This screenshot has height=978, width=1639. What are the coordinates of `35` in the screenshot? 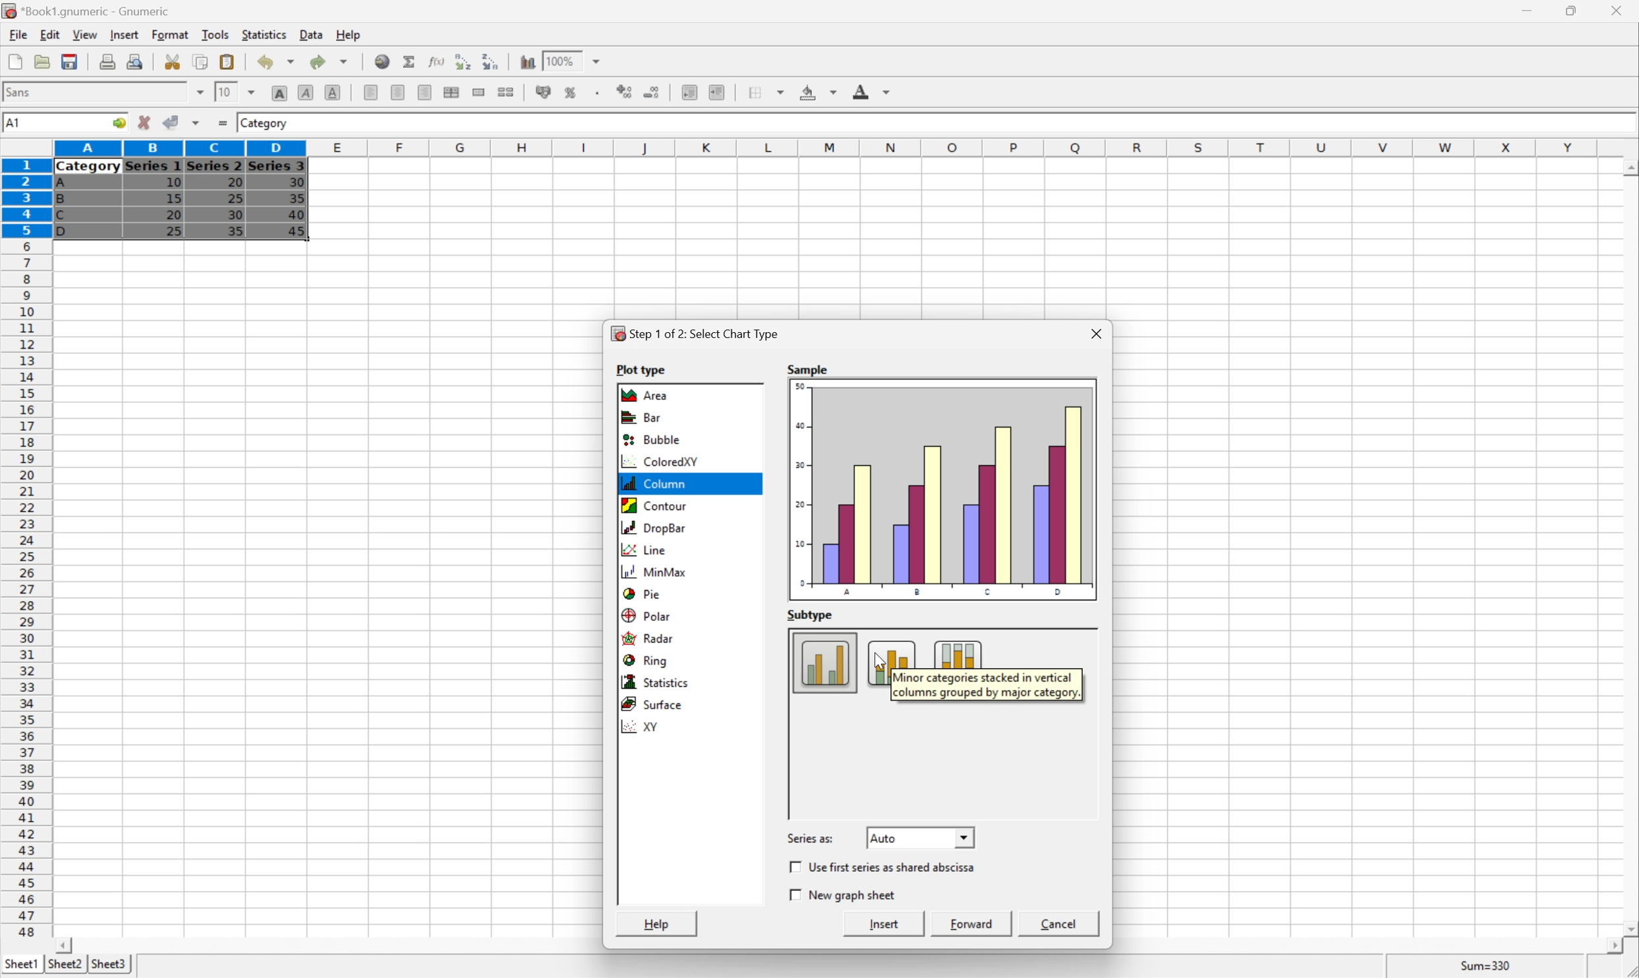 It's located at (297, 198).